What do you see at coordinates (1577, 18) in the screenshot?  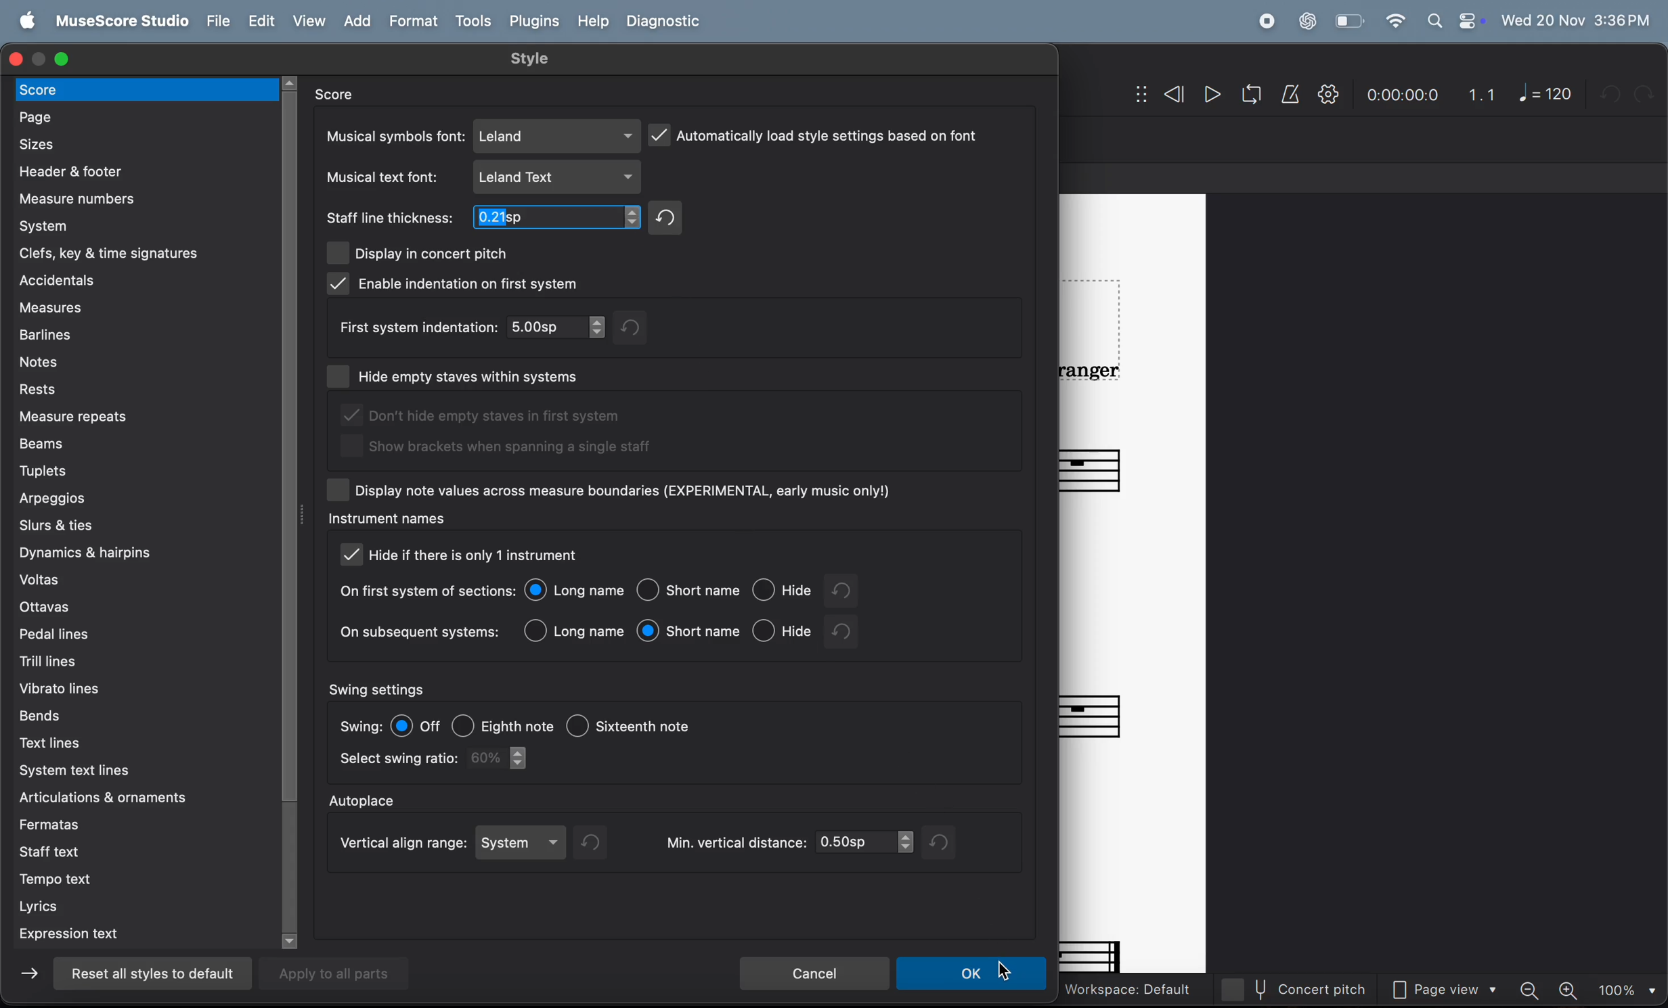 I see `date and time` at bounding box center [1577, 18].